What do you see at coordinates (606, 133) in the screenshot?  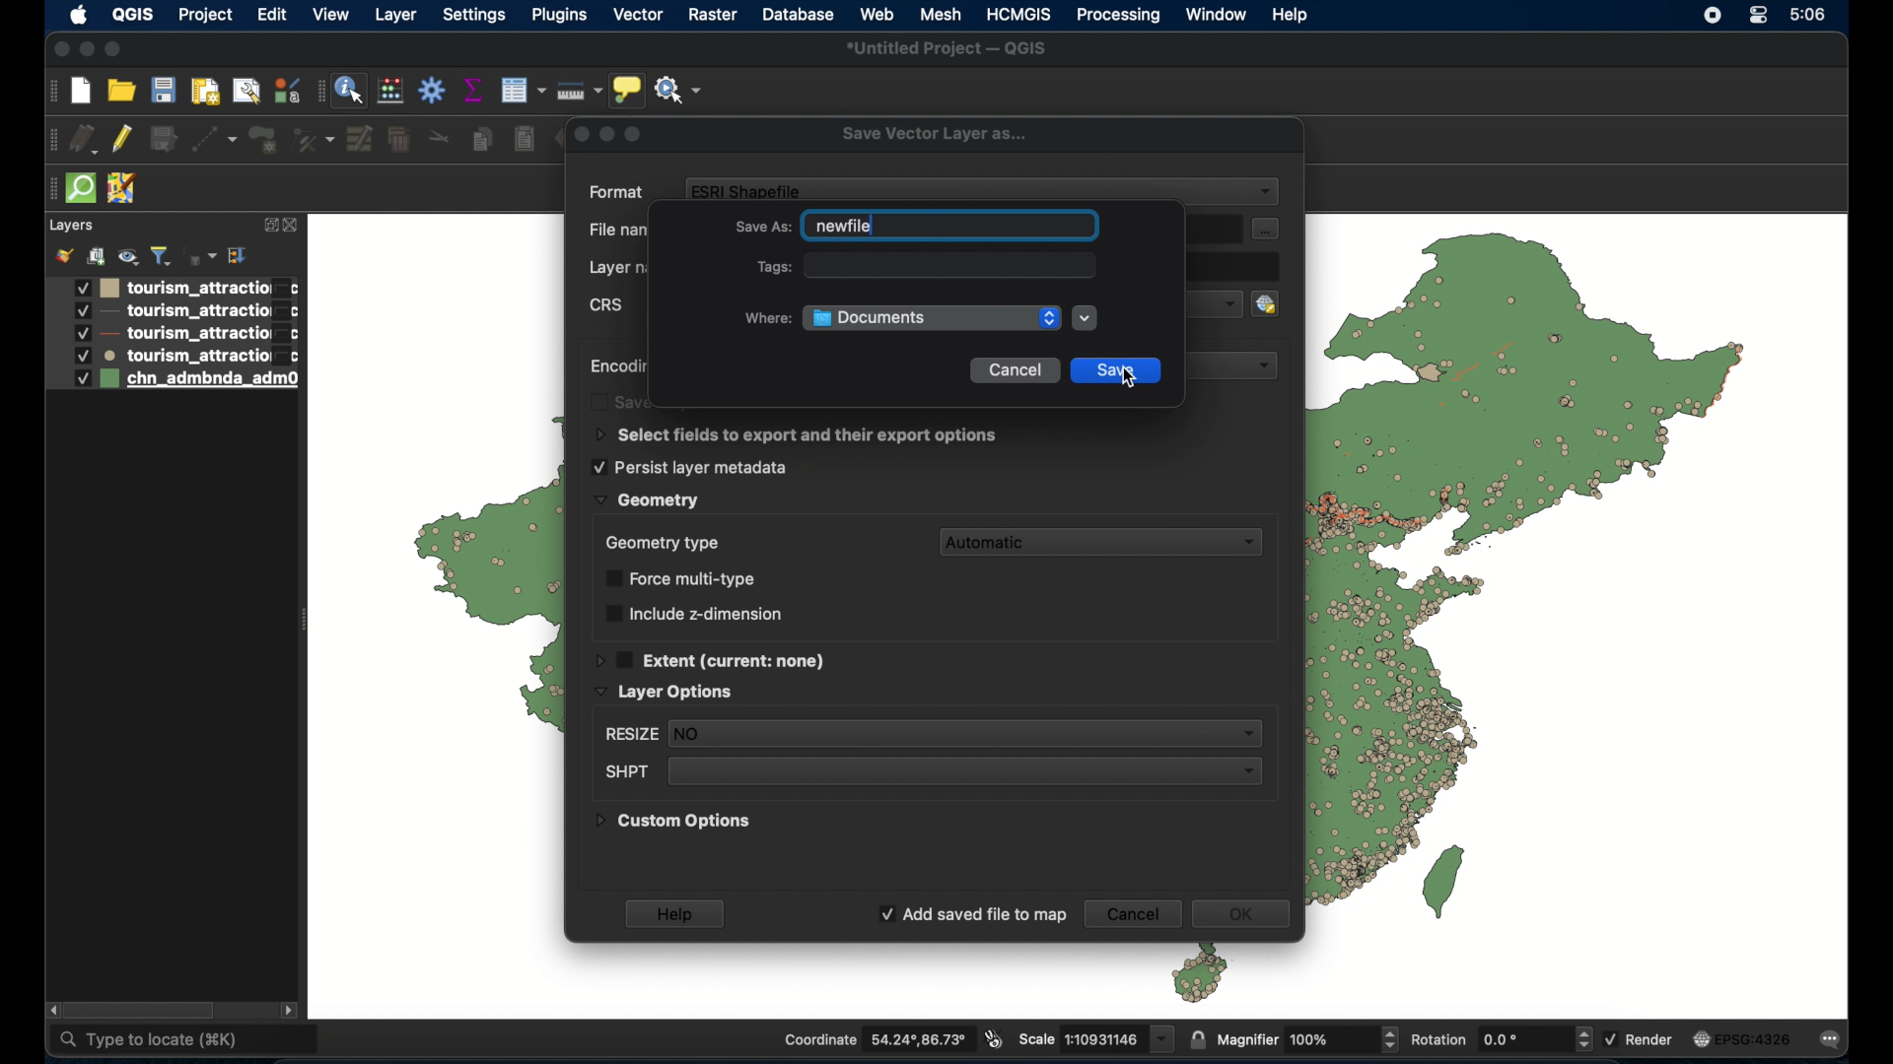 I see `inactive buttons` at bounding box center [606, 133].